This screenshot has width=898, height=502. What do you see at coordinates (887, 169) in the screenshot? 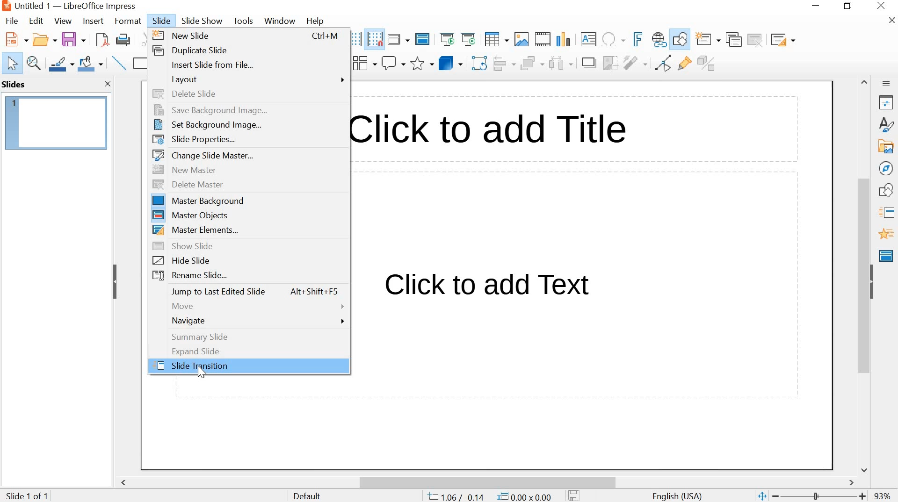
I see `NAVIGATOR` at bounding box center [887, 169].